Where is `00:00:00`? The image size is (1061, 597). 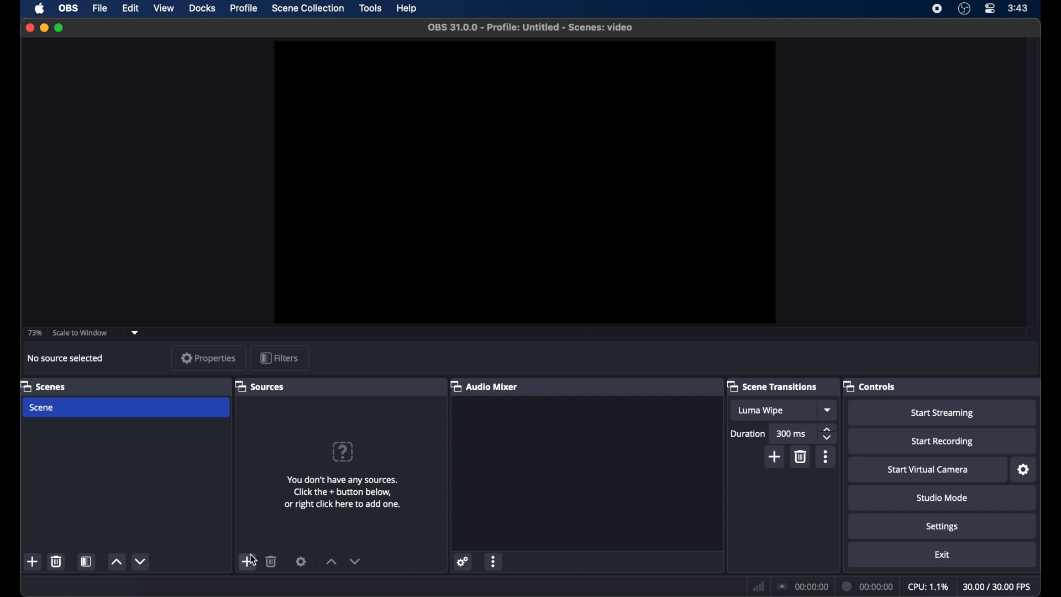 00:00:00 is located at coordinates (803, 587).